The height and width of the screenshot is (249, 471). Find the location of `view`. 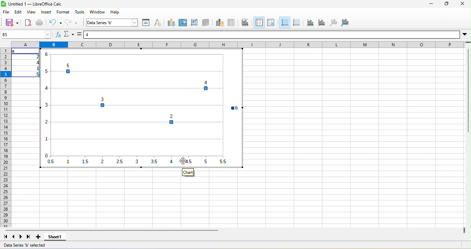

view is located at coordinates (31, 12).